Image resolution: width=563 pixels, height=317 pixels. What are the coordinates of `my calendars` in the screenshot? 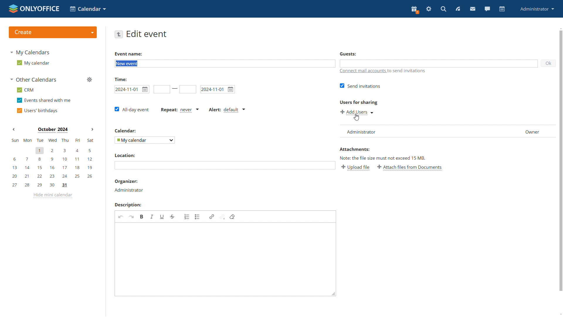 It's located at (32, 53).